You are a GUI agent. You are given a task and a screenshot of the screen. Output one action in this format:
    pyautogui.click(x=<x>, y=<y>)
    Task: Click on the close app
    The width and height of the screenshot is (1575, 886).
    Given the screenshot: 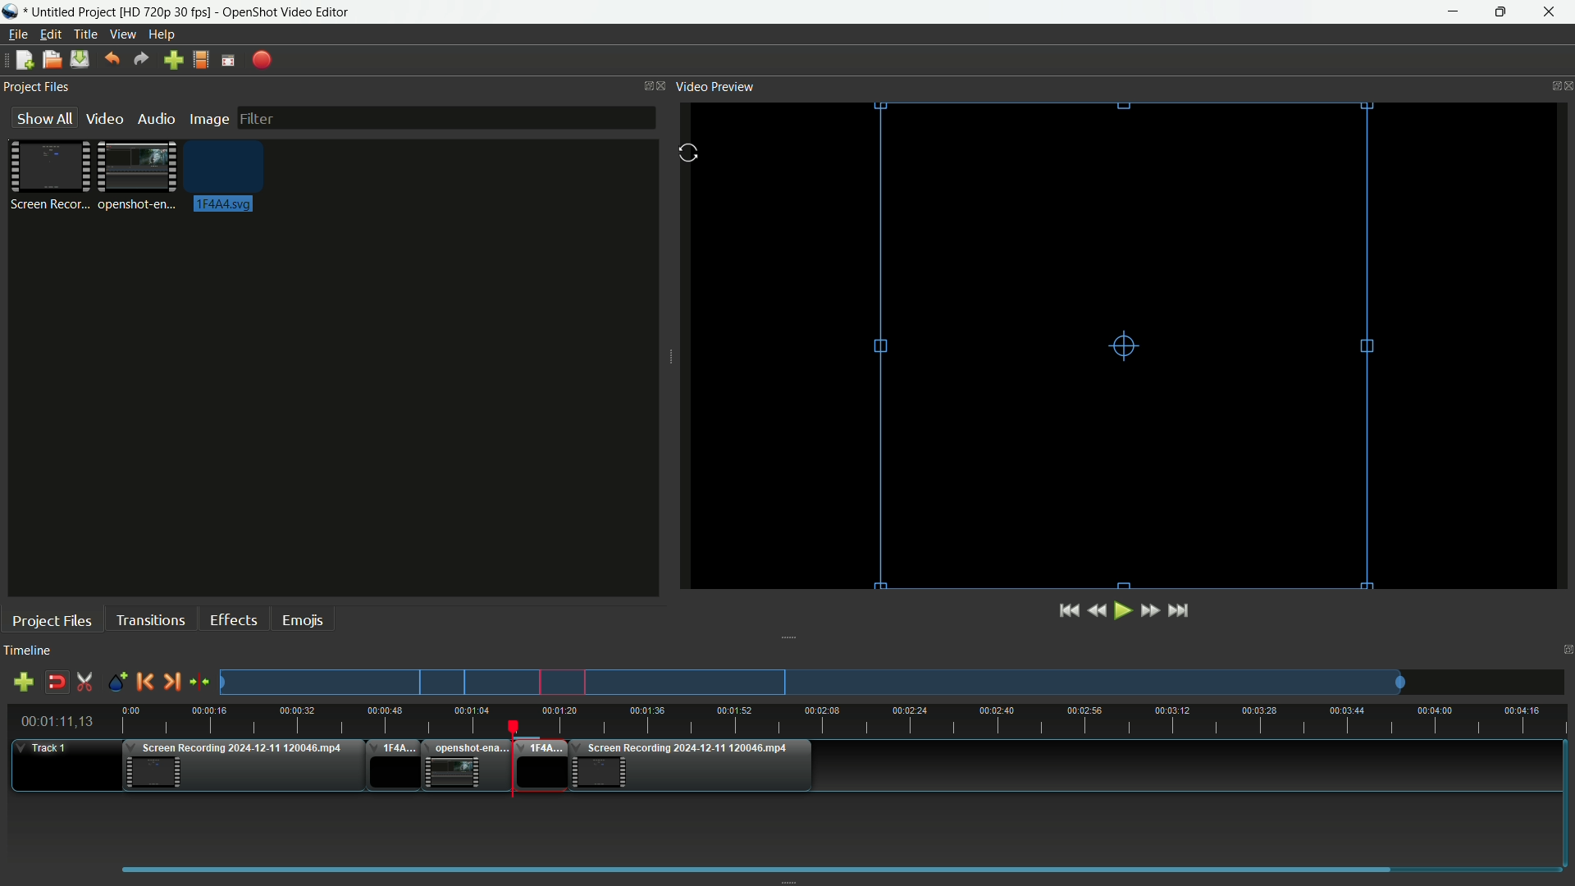 What is the action you would take?
    pyautogui.click(x=1550, y=12)
    